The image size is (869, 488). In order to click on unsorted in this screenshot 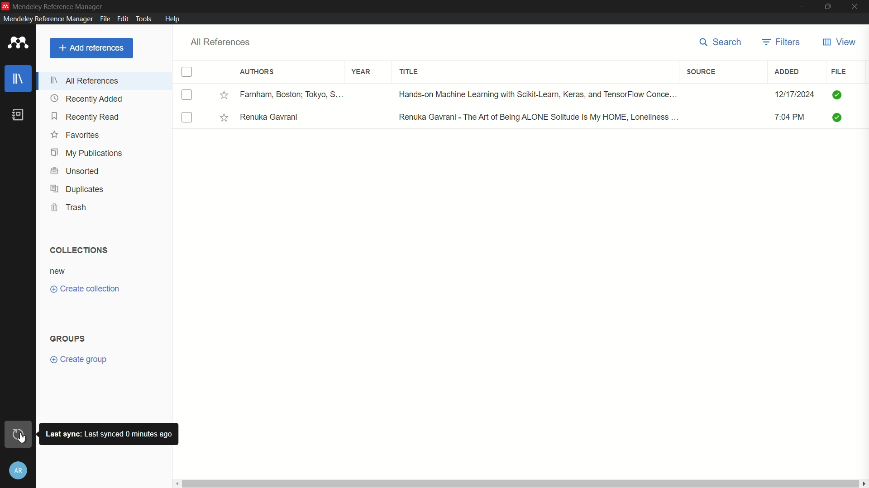, I will do `click(74, 171)`.